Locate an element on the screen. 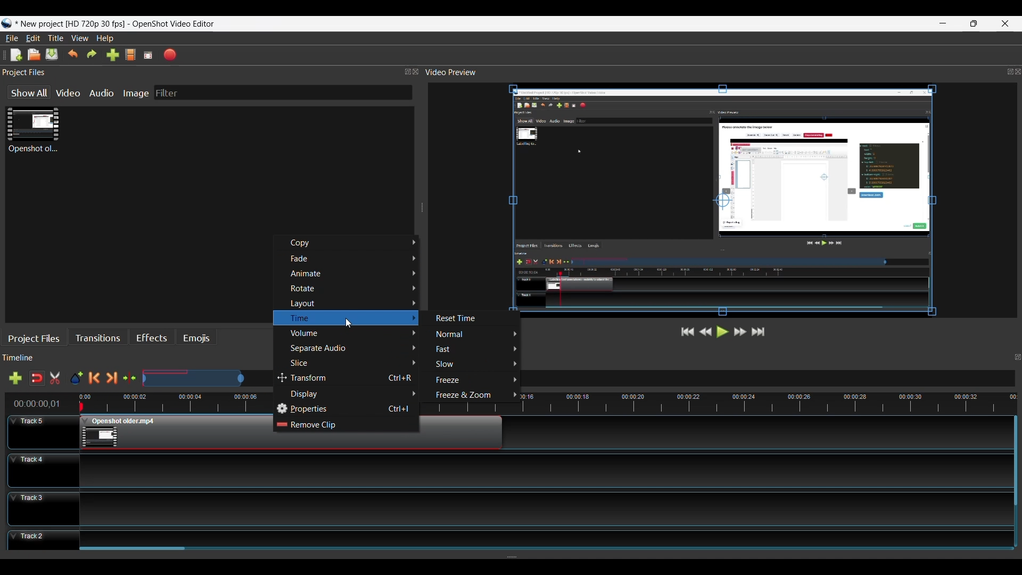 This screenshot has height=575, width=1022. Transitions is located at coordinates (97, 339).